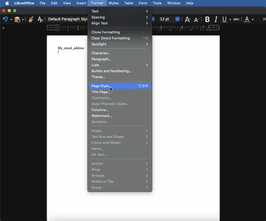  What do you see at coordinates (102, 110) in the screenshot?
I see `Columns` at bounding box center [102, 110].